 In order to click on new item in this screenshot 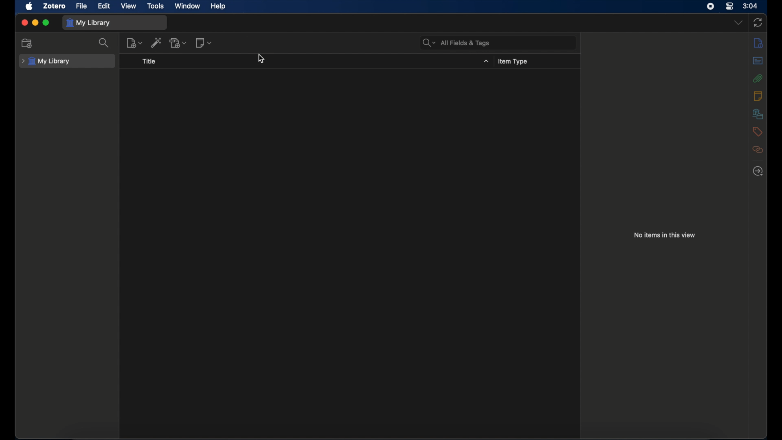, I will do `click(134, 43)`.